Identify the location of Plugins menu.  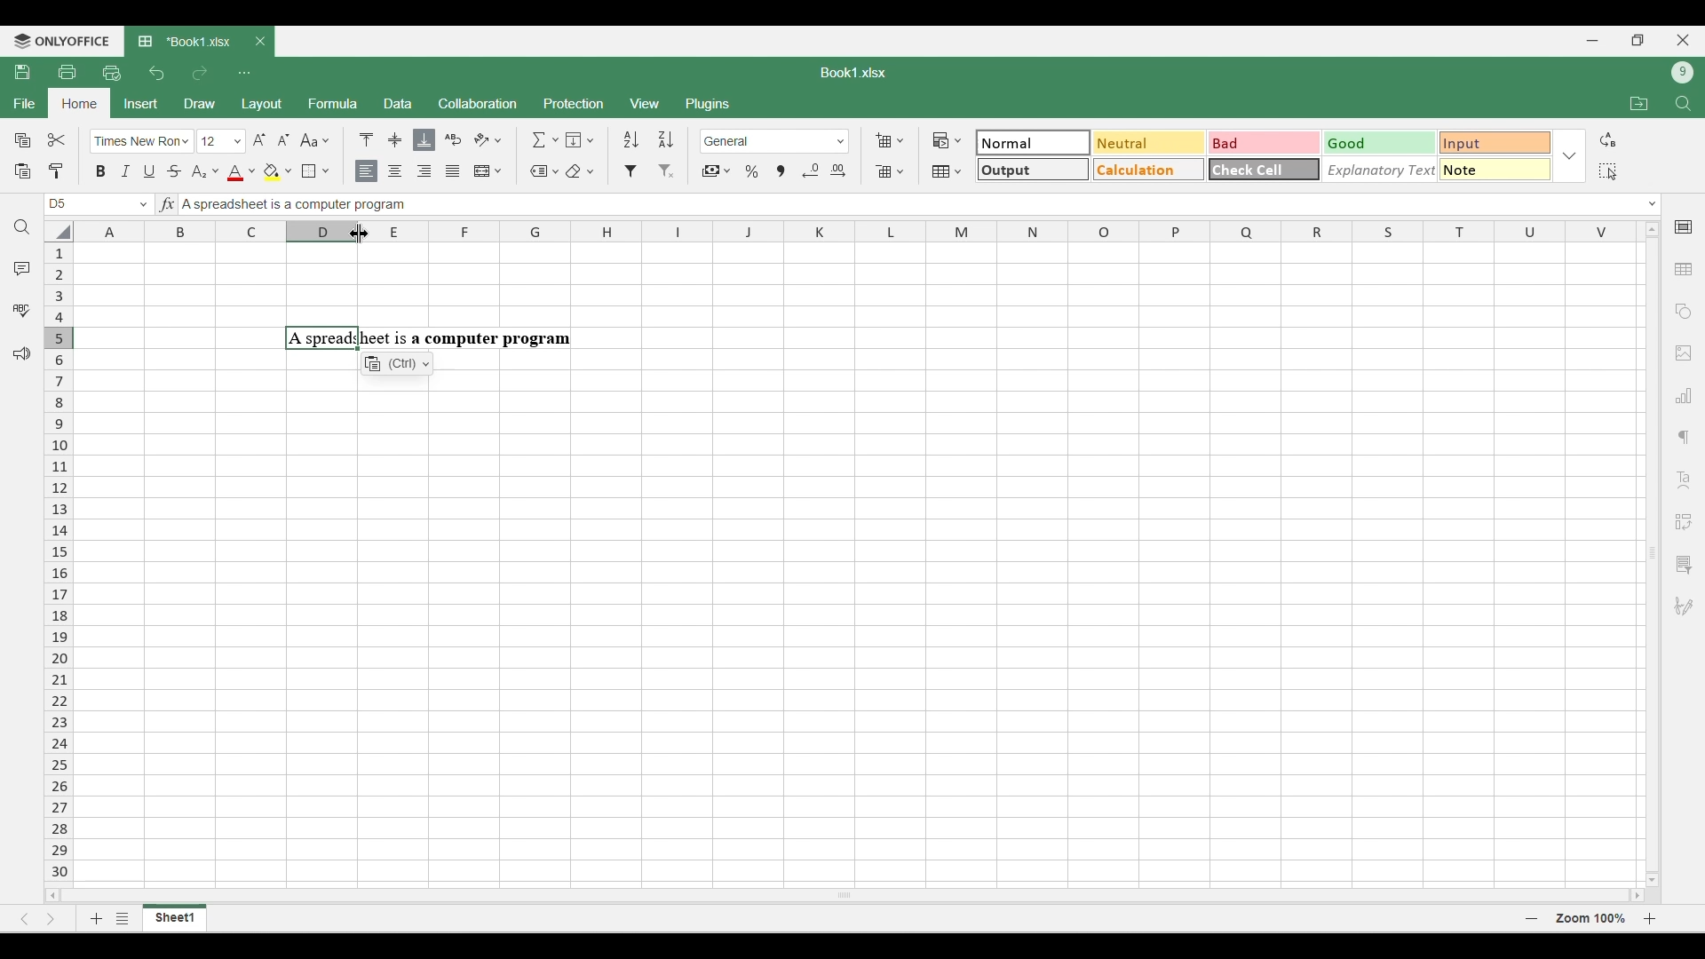
(710, 104).